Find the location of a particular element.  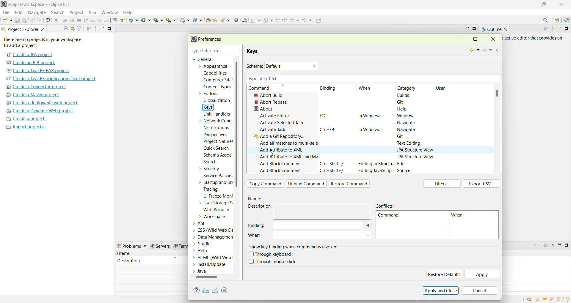

maximize is located at coordinates (567, 28).